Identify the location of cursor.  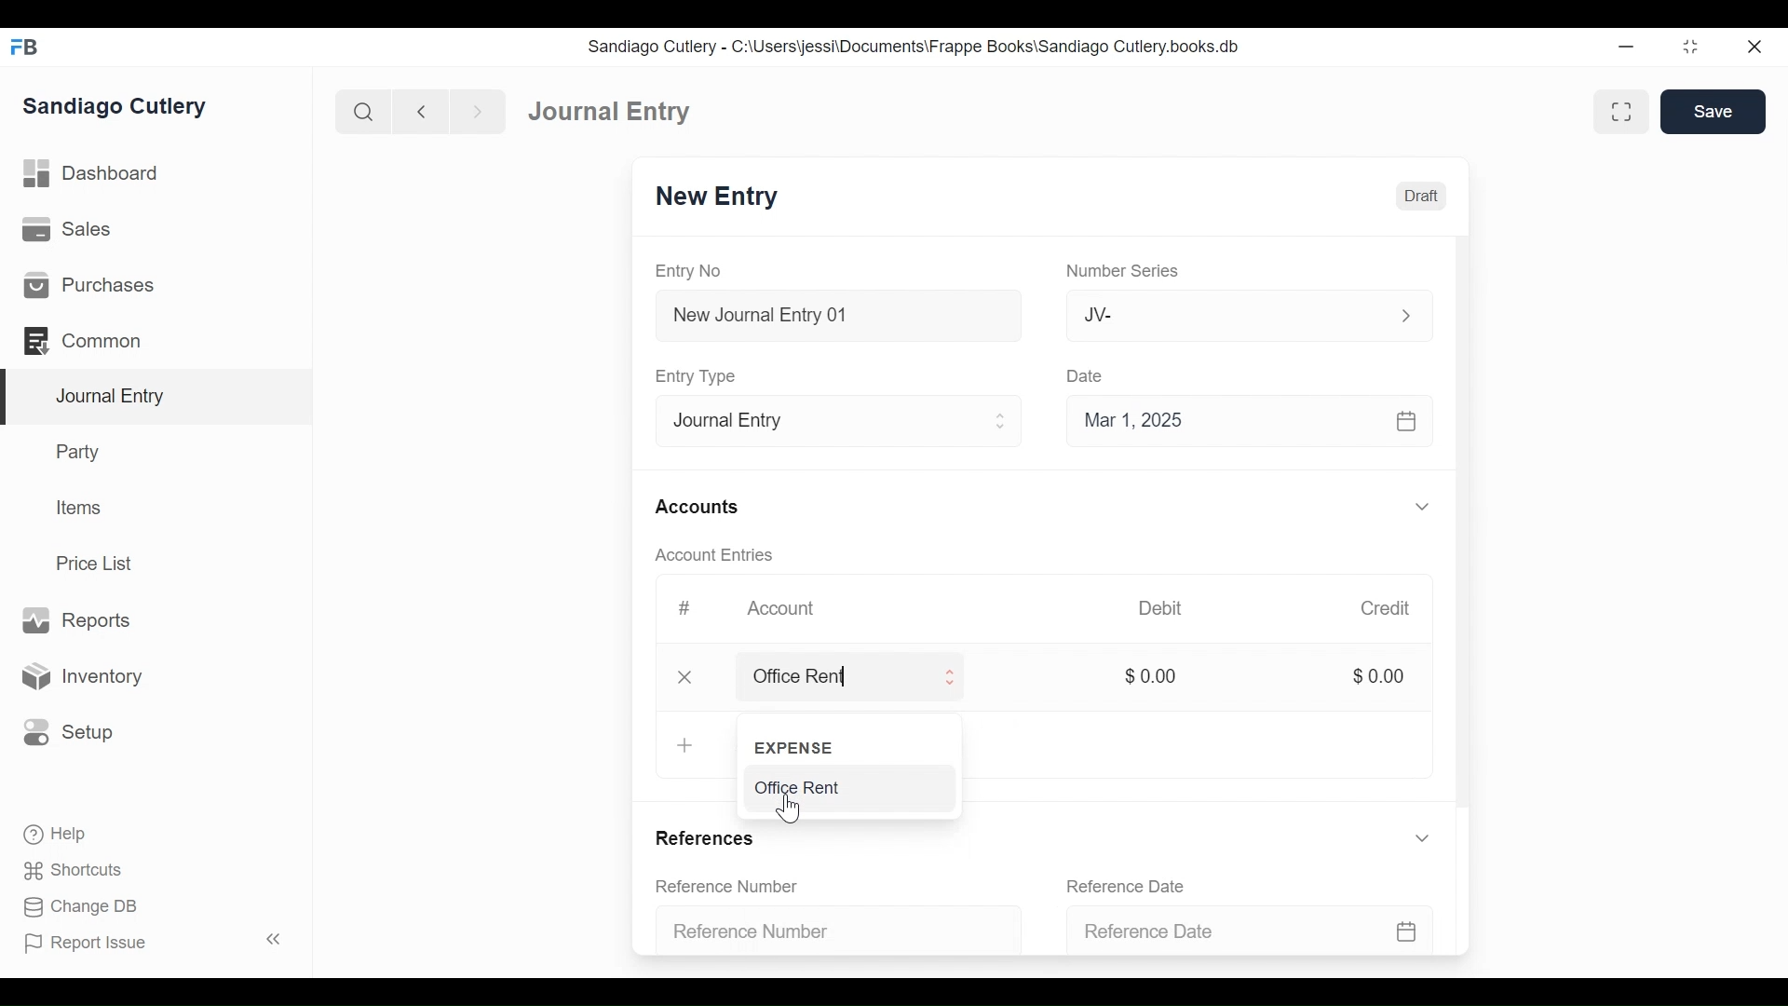
(748, 676).